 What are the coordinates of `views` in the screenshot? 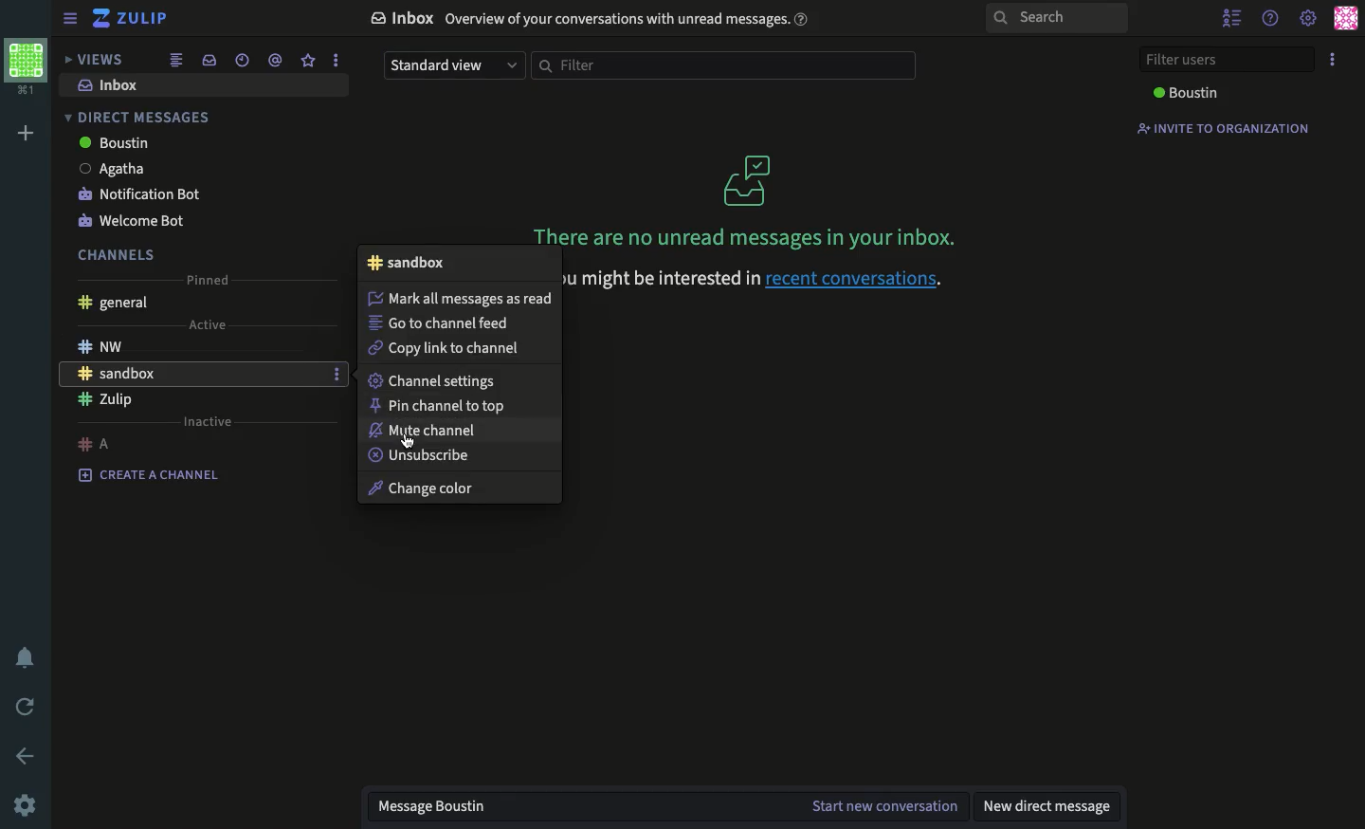 It's located at (98, 61).